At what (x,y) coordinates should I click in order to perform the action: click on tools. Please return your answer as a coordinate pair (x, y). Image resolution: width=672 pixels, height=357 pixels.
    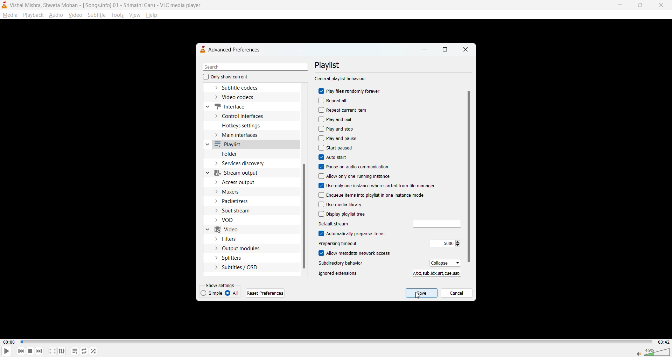
    Looking at the image, I should click on (117, 15).